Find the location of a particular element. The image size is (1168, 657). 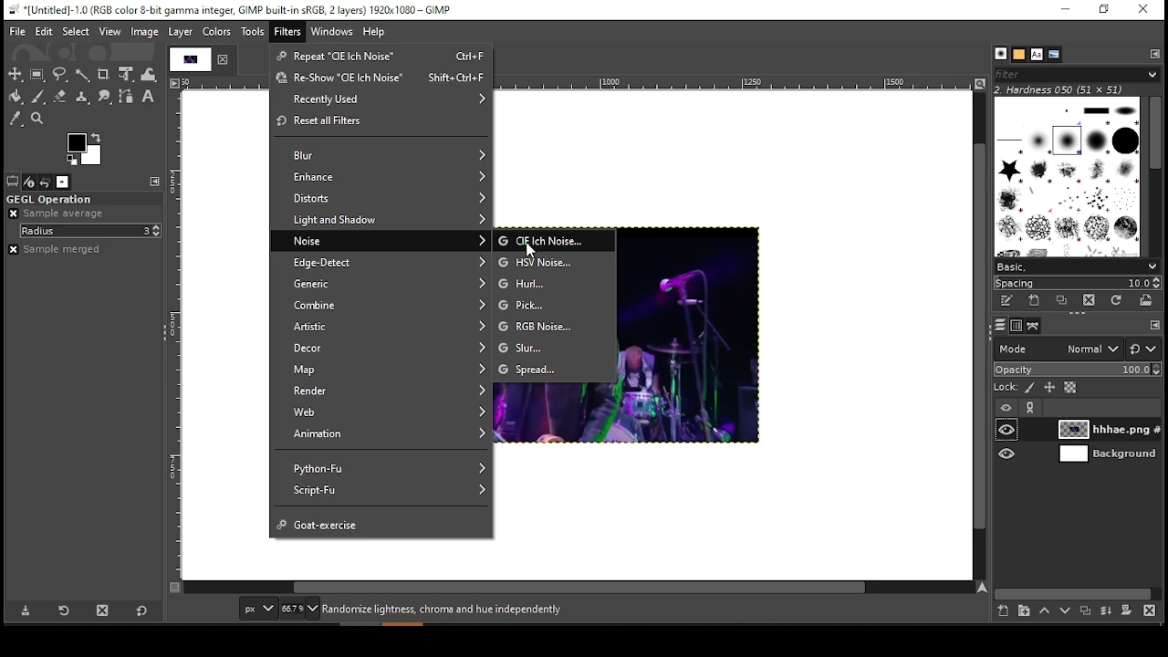

recently used is located at coordinates (381, 100).